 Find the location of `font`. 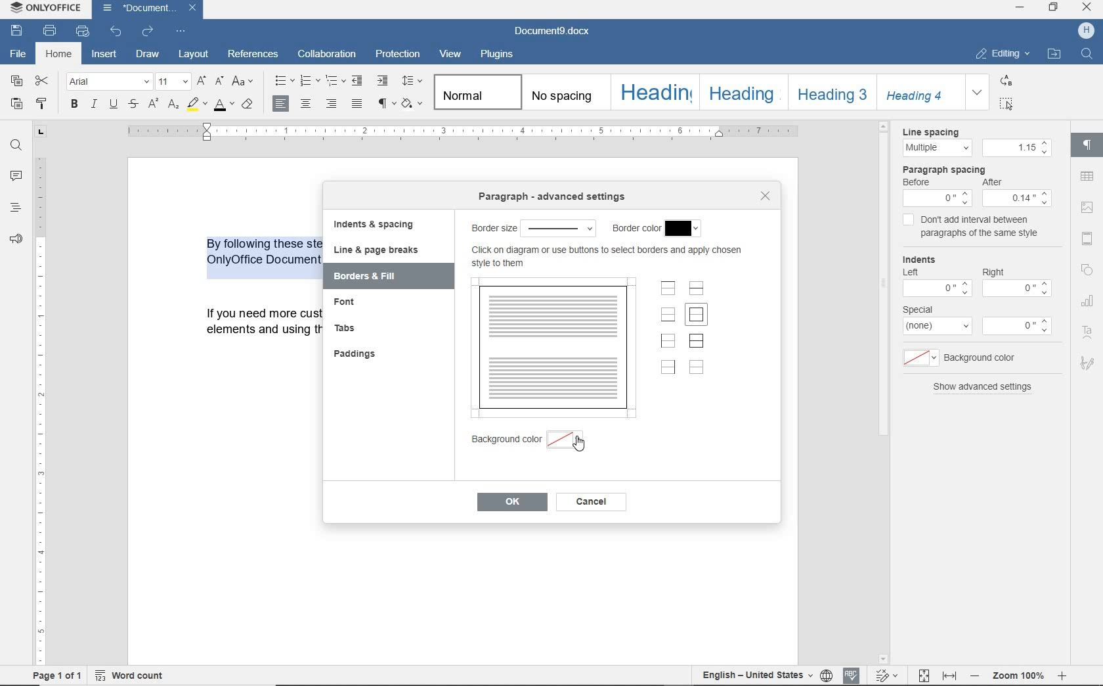

font is located at coordinates (352, 305).